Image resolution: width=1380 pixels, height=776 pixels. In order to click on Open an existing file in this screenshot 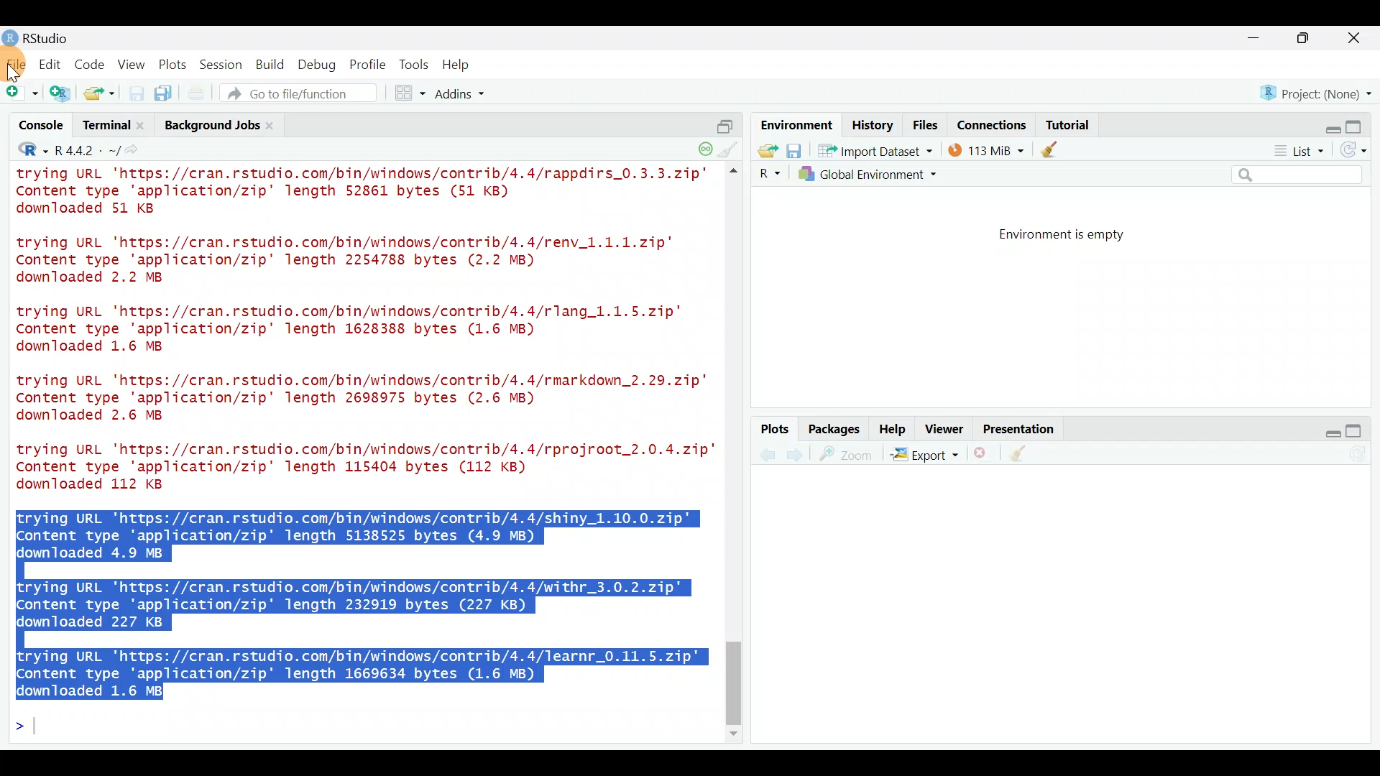, I will do `click(101, 95)`.